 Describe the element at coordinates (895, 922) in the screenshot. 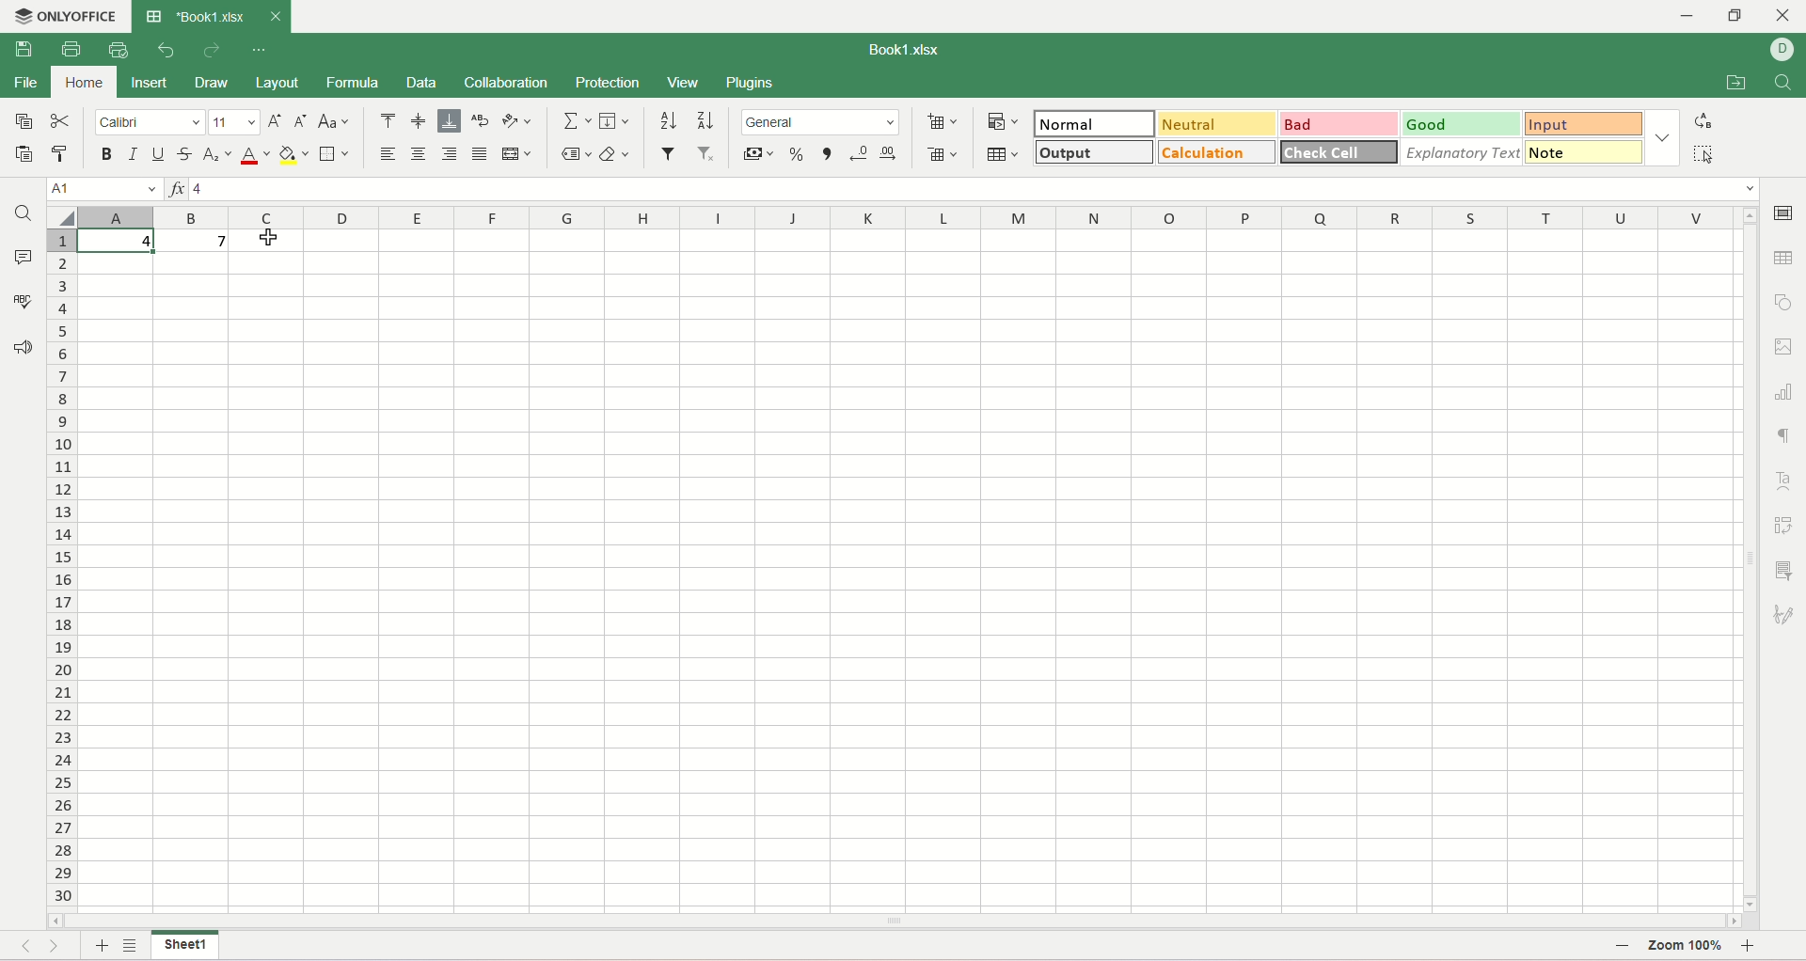

I see `horiontal scroll` at that location.